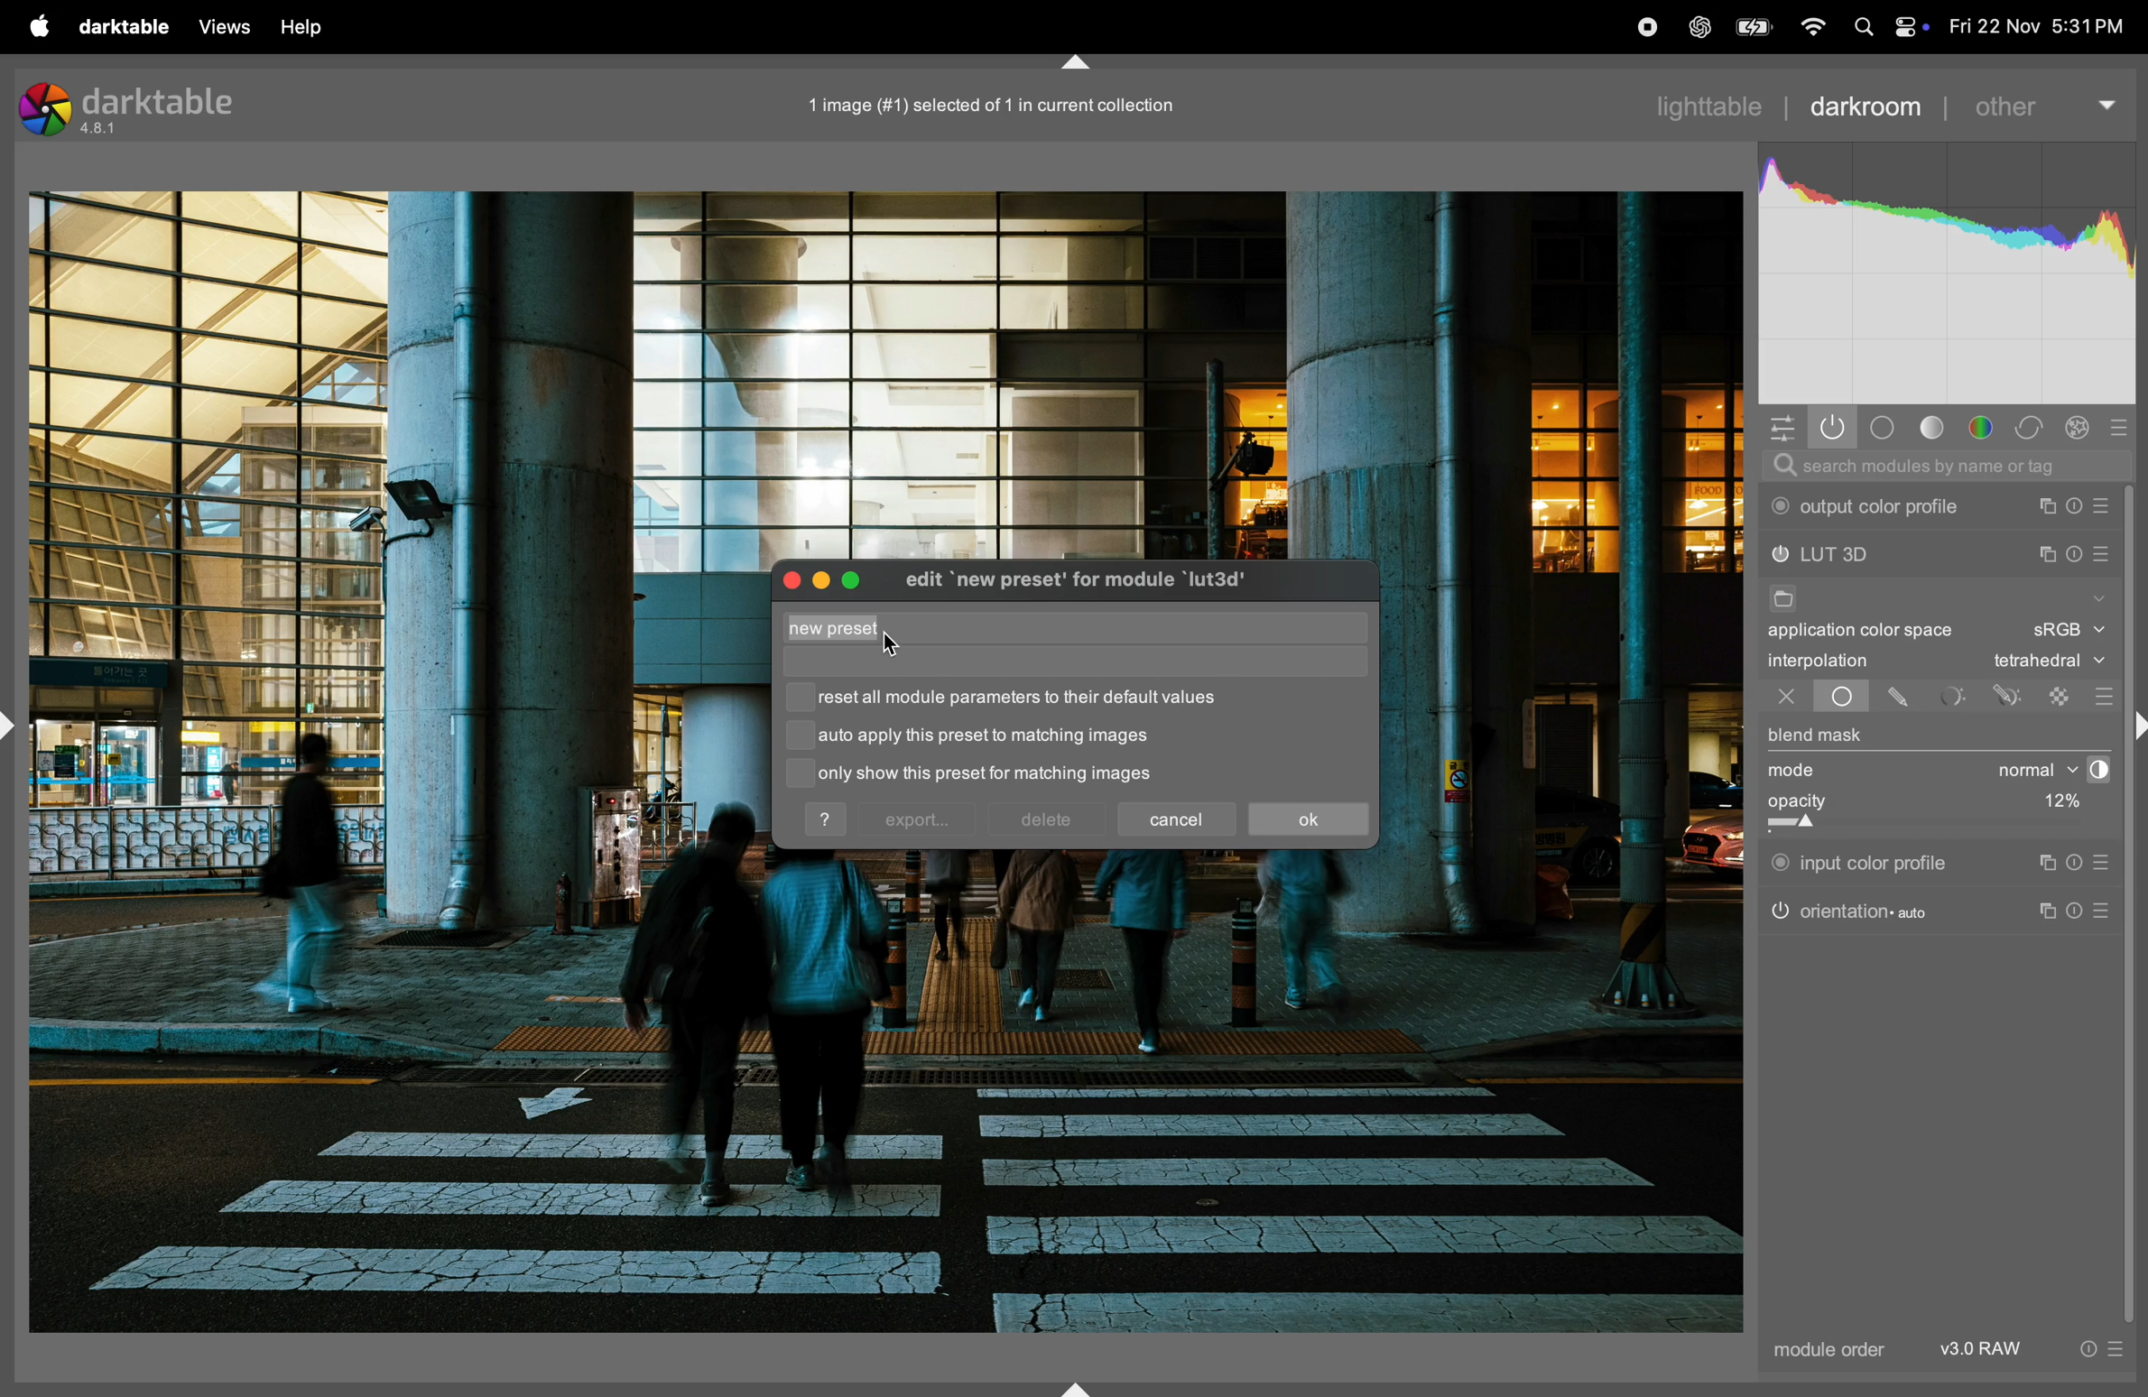  Describe the element at coordinates (1908, 26) in the screenshot. I see `apple widgets` at that location.